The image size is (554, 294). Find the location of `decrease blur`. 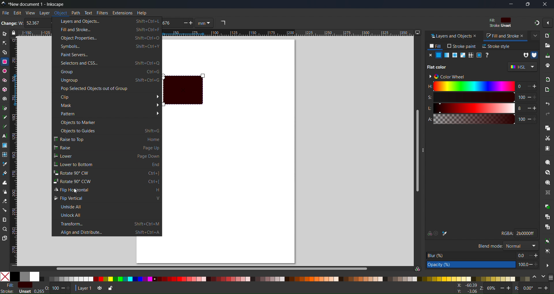

decrease blur is located at coordinates (528, 255).